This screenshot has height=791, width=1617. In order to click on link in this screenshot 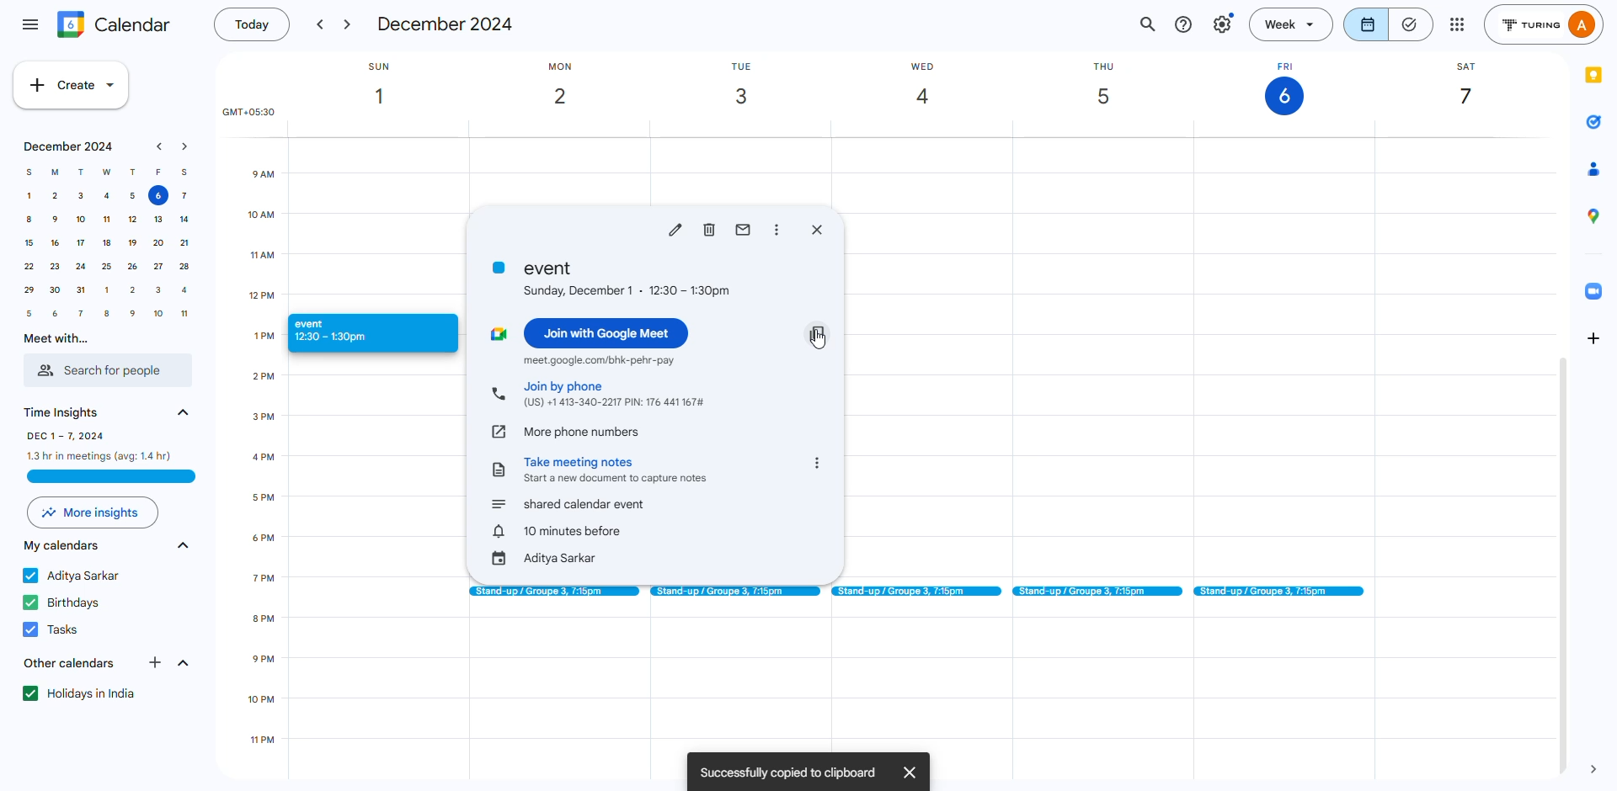, I will do `click(499, 430)`.